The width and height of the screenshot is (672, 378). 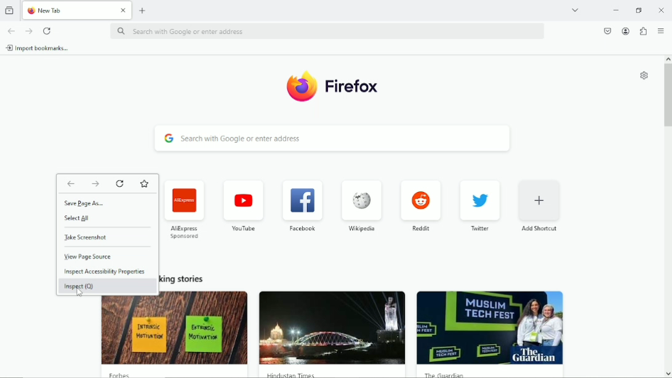 What do you see at coordinates (421, 205) in the screenshot?
I see `Reddit` at bounding box center [421, 205].